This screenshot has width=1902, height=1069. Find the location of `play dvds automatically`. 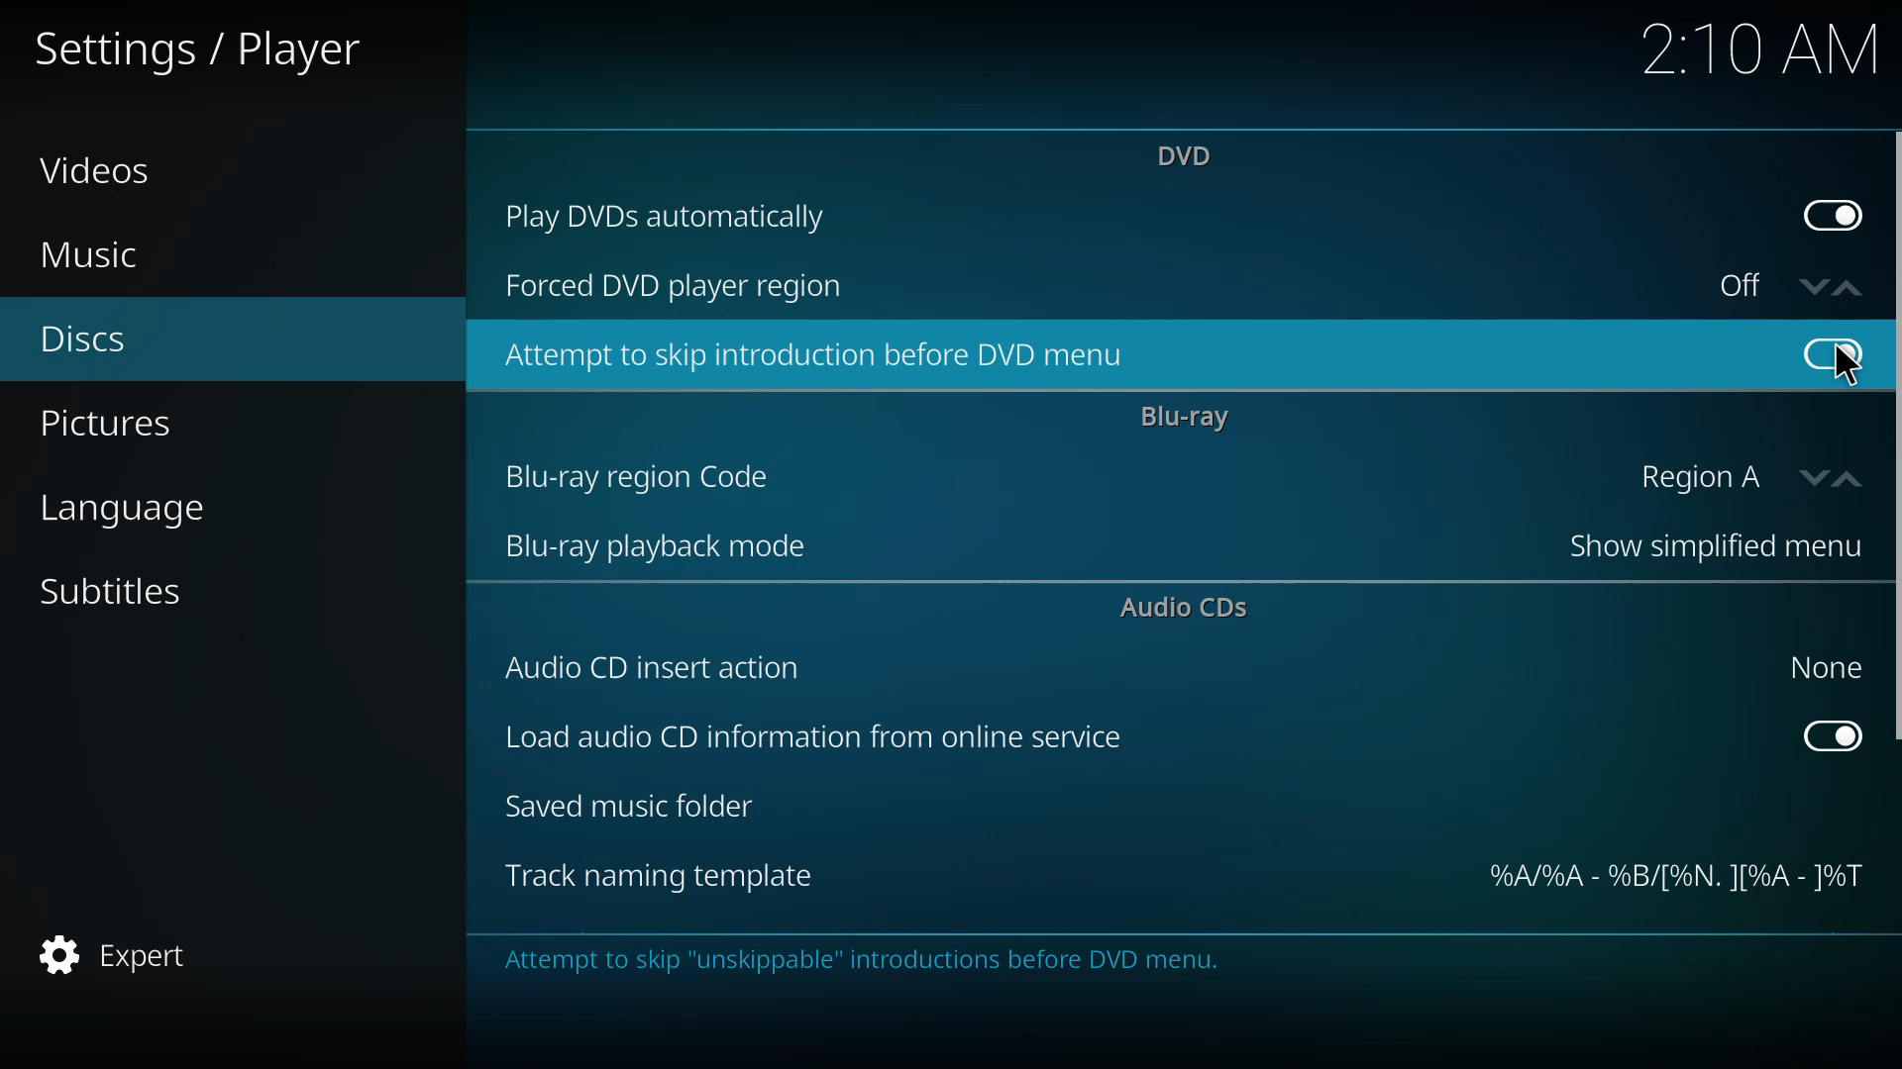

play dvds automatically is located at coordinates (676, 213).